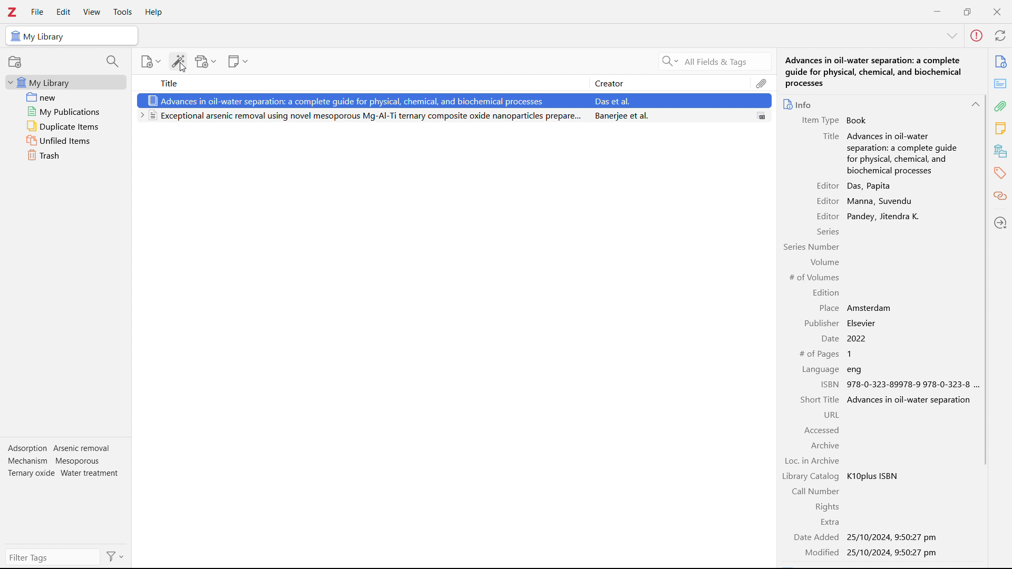 This screenshot has height=569, width=1012. Describe the element at coordinates (66, 155) in the screenshot. I see `trash` at that location.